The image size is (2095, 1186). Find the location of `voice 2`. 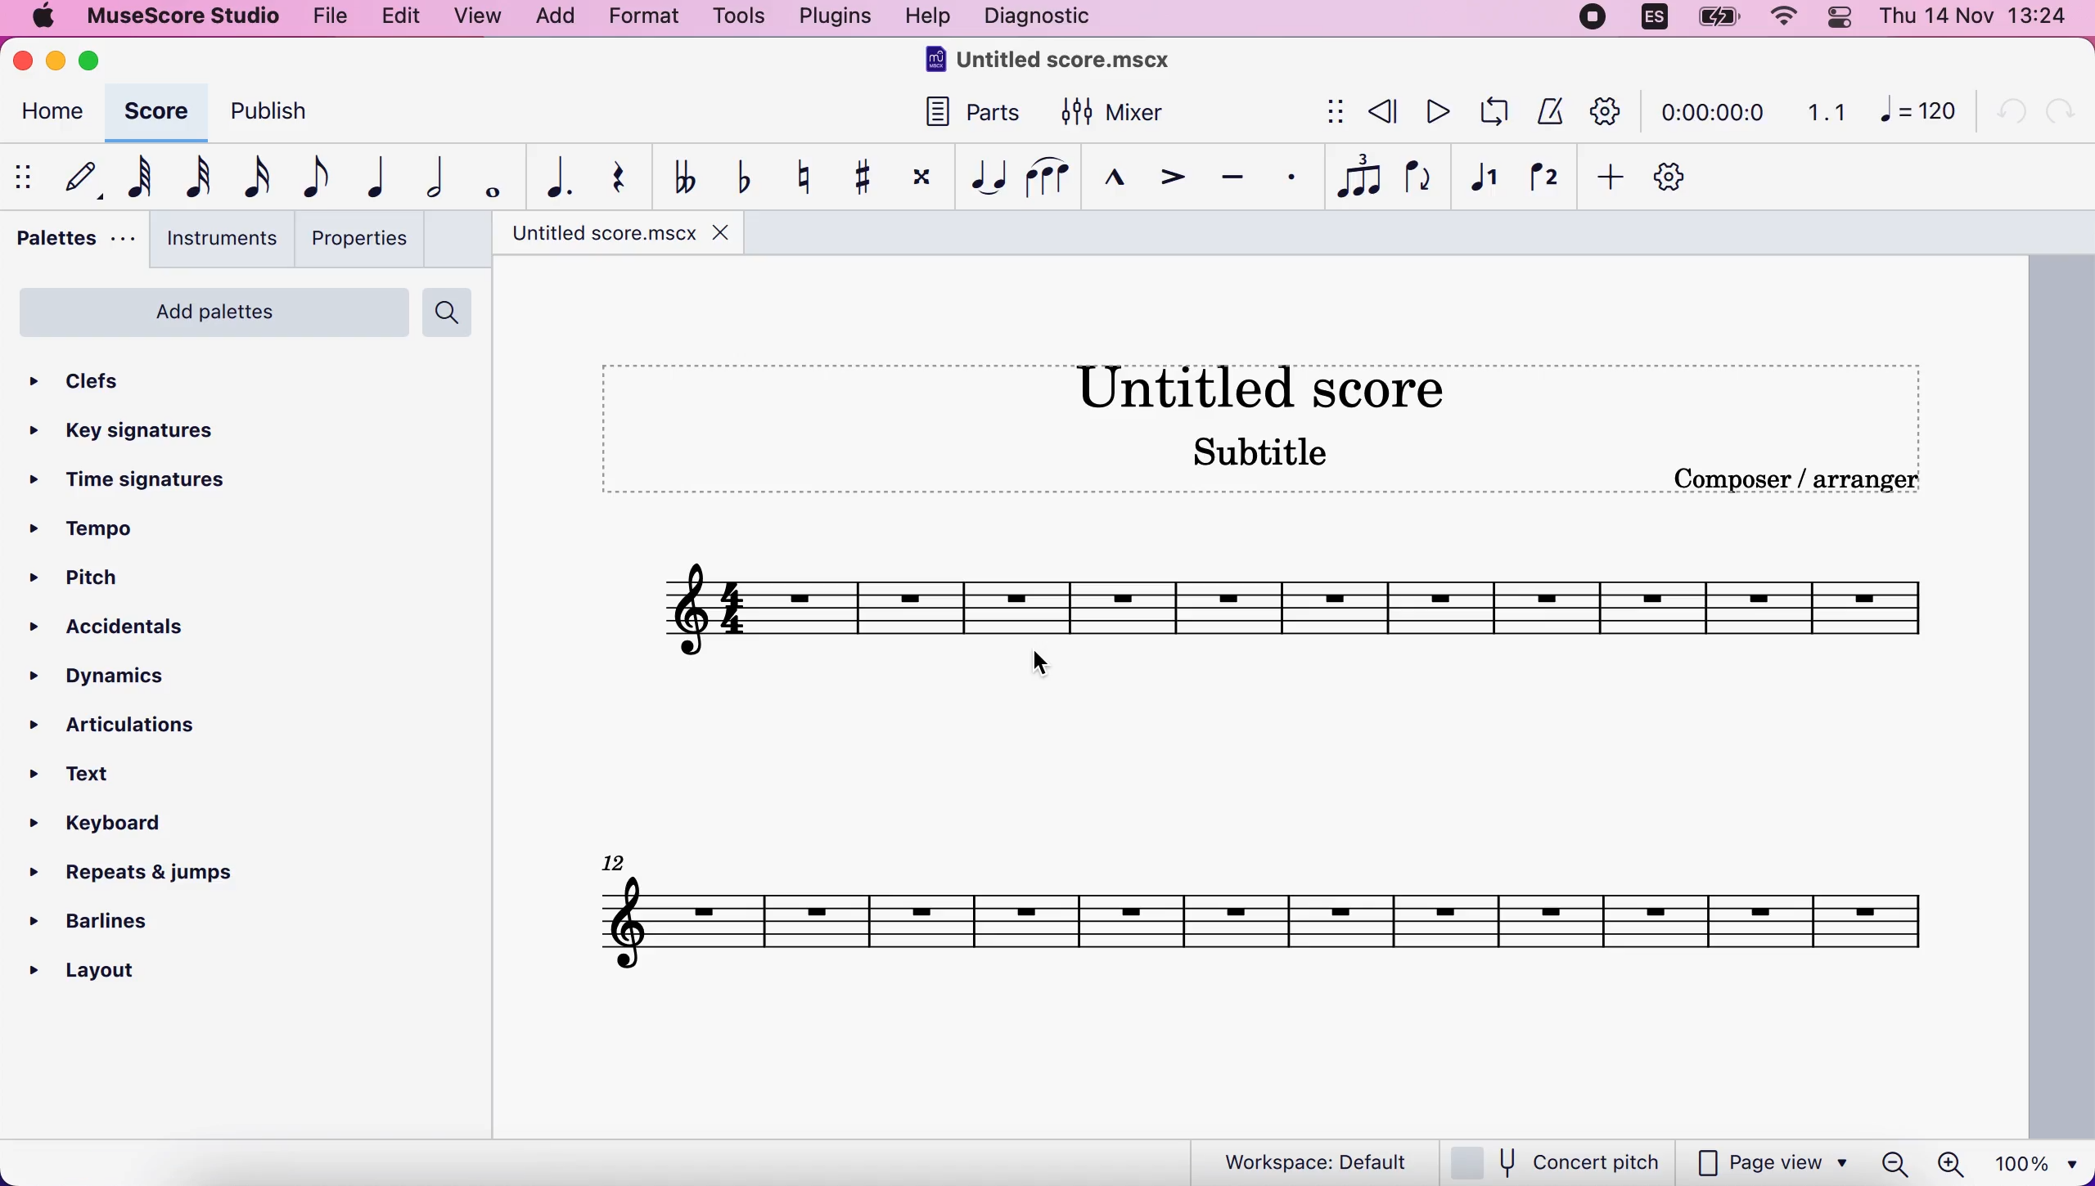

voice 2 is located at coordinates (1543, 180).